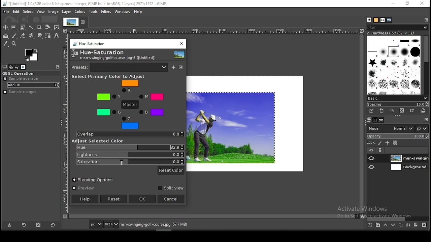 Image resolution: width=431 pixels, height=242 pixels. Describe the element at coordinates (32, 54) in the screenshot. I see `colors` at that location.